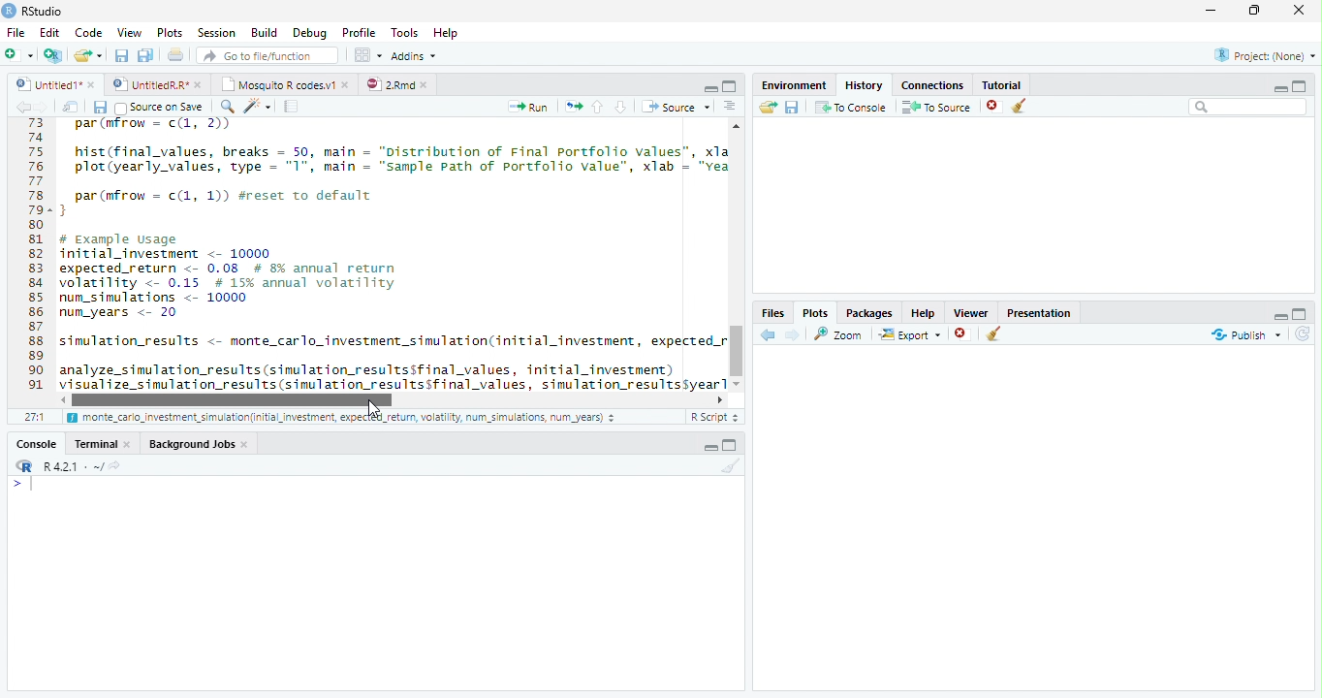  What do you see at coordinates (48, 31) in the screenshot?
I see `Edit` at bounding box center [48, 31].